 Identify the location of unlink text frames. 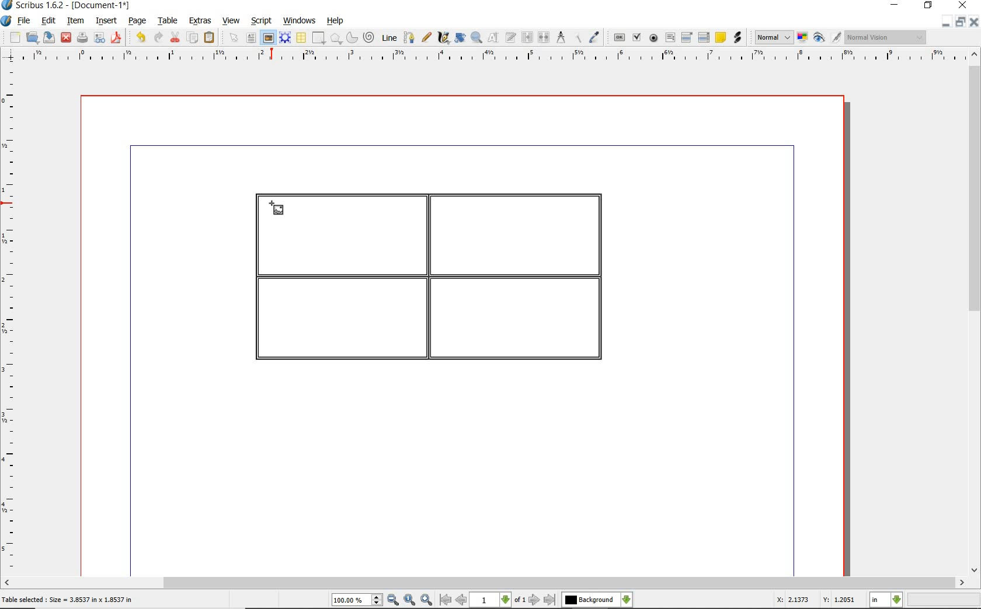
(545, 37).